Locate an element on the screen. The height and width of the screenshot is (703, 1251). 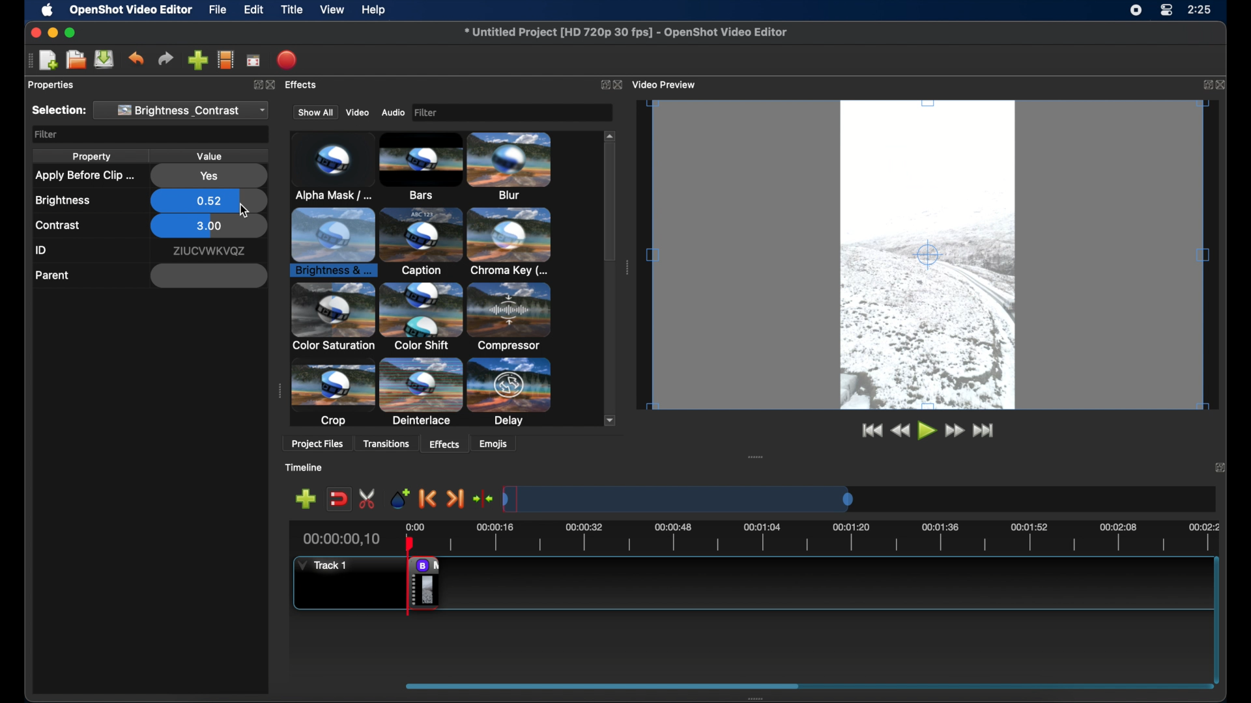
bars is located at coordinates (326, 167).